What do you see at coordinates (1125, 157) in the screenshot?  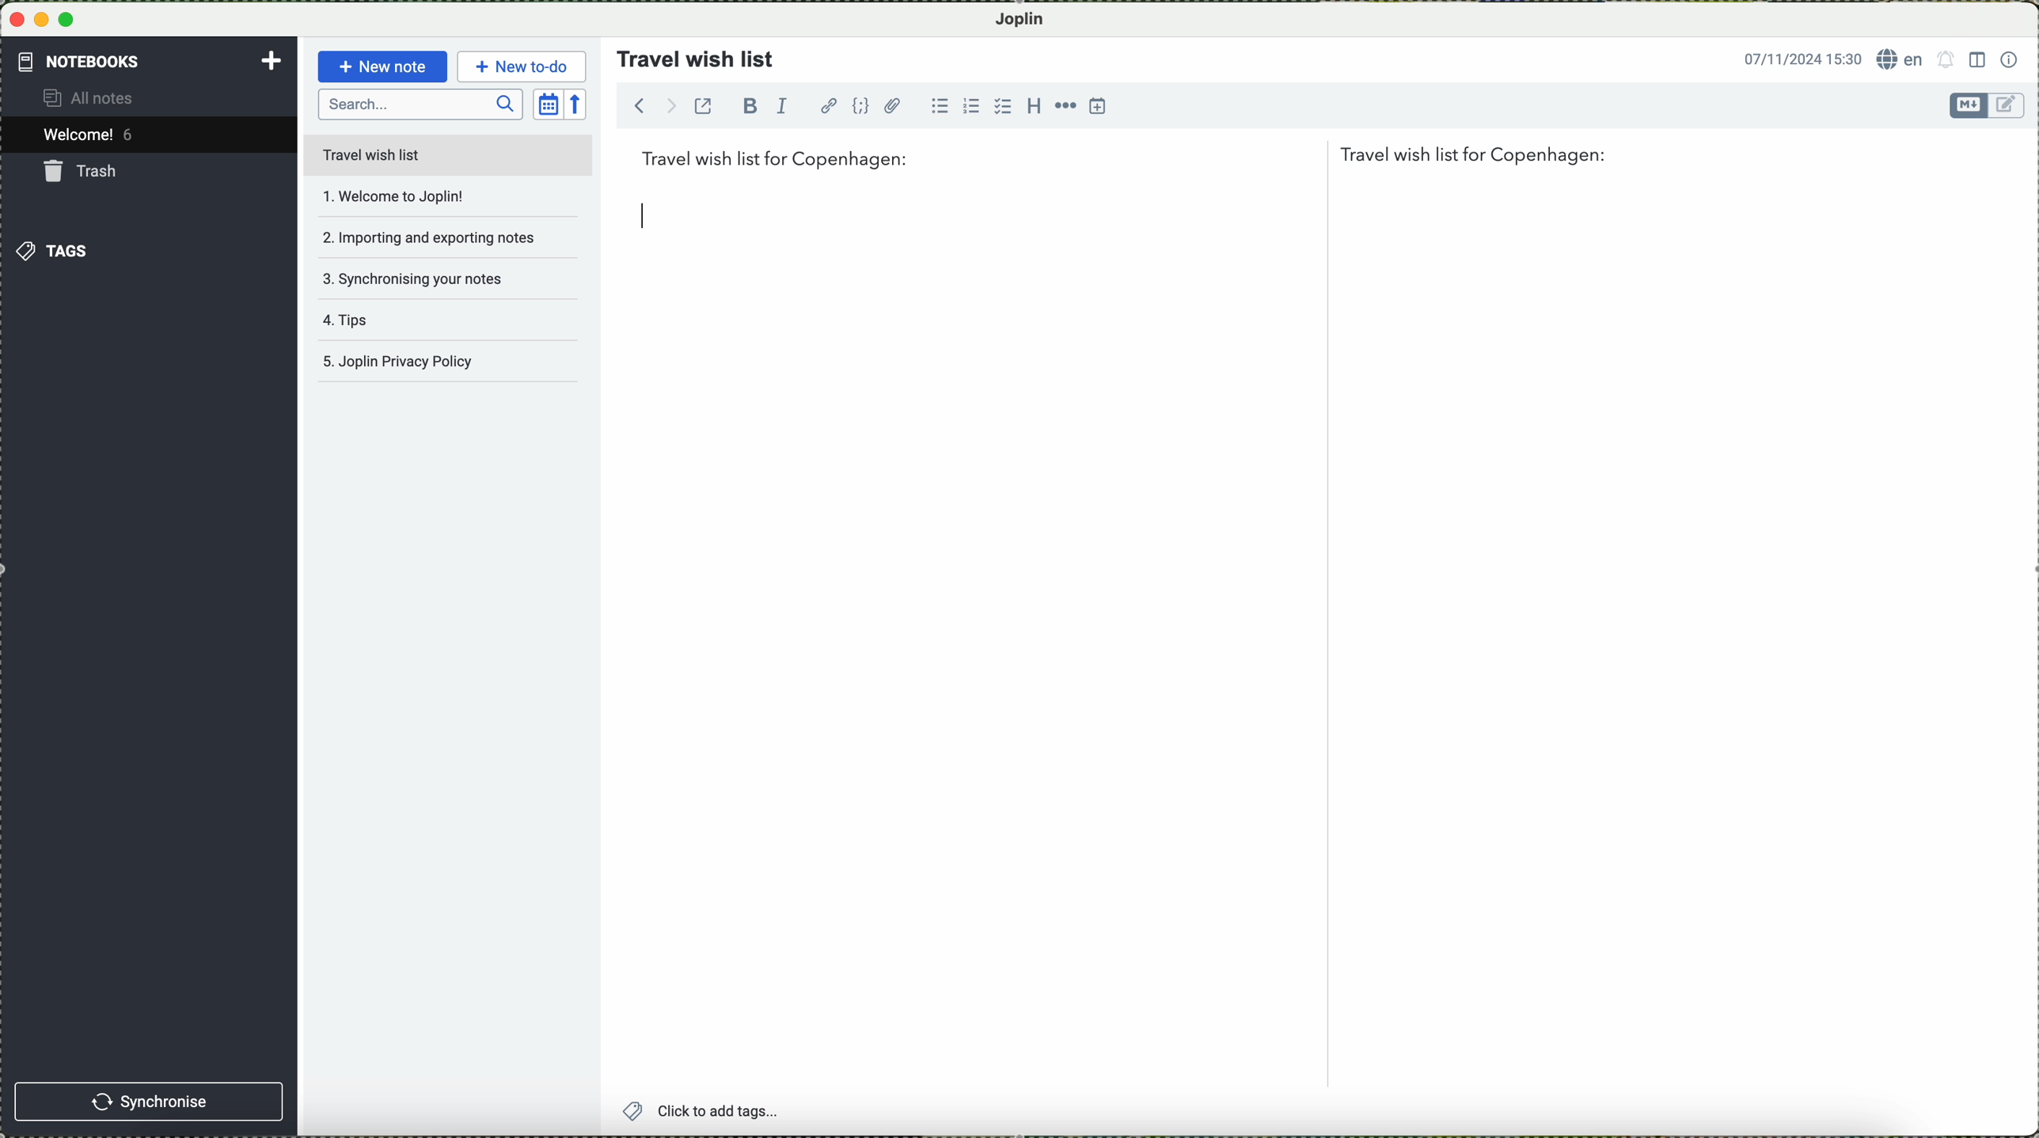 I see `travel wish list for Copenhagen:` at bounding box center [1125, 157].